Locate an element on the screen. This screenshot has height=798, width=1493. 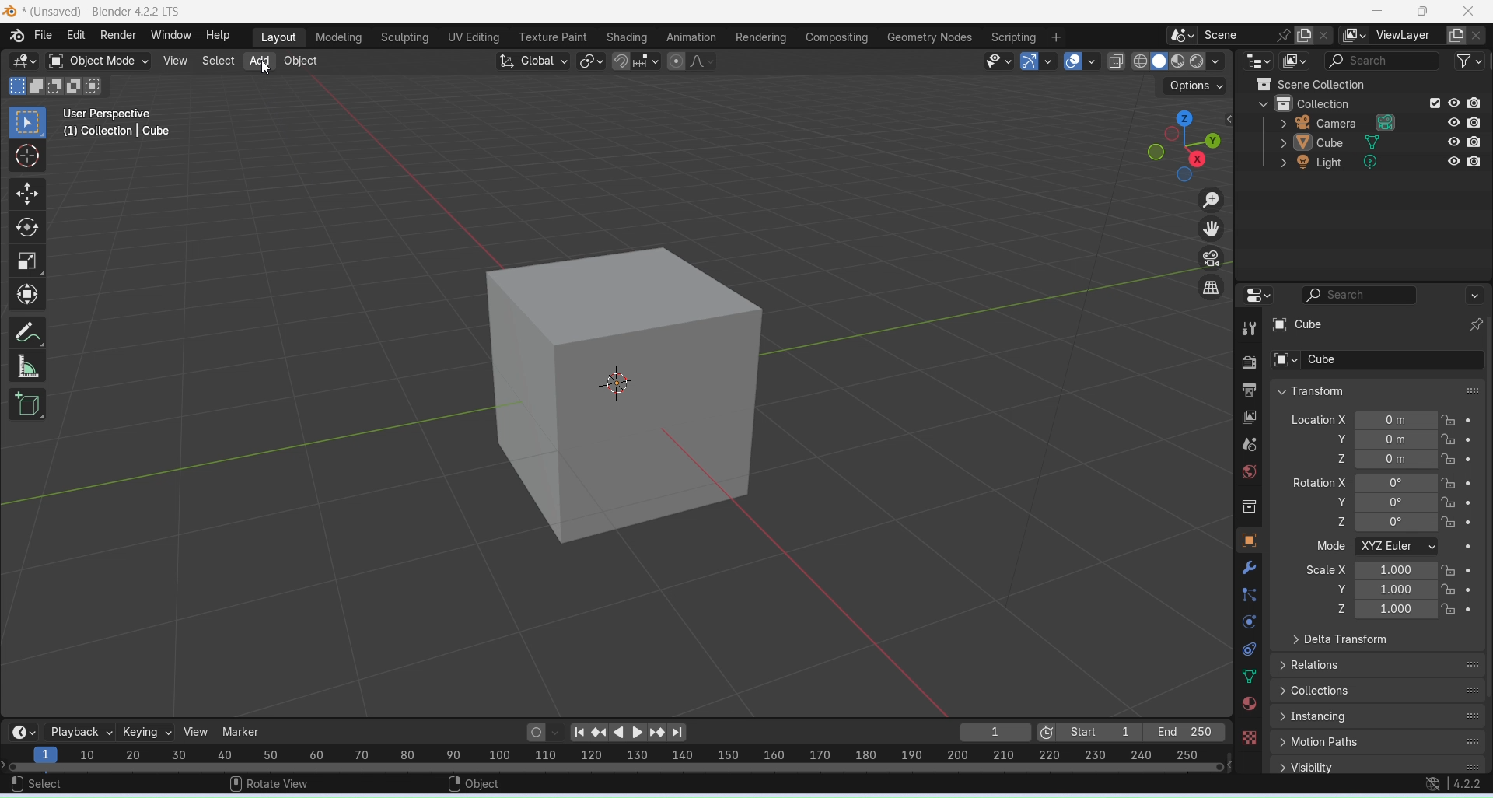
Playback is located at coordinates (78, 731).